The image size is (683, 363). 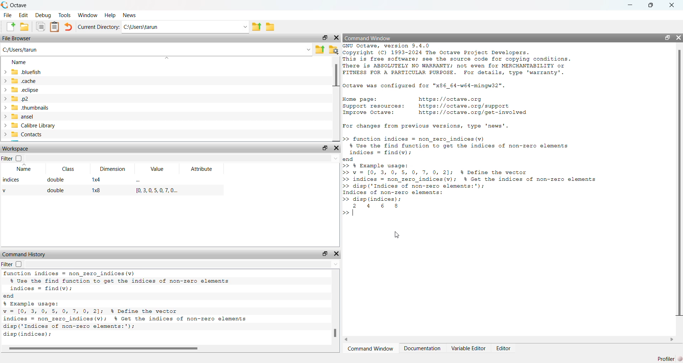 What do you see at coordinates (64, 15) in the screenshot?
I see `Tools` at bounding box center [64, 15].